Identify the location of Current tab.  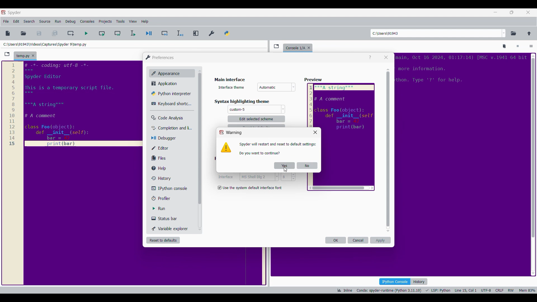
(295, 48).